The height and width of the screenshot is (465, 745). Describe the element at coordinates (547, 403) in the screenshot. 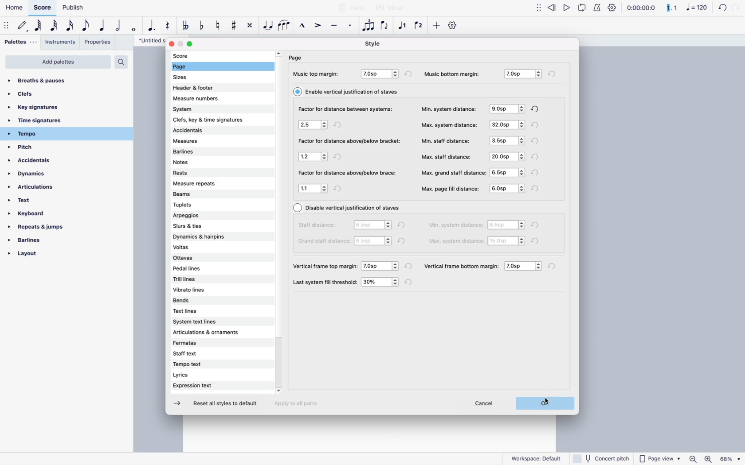

I see `ok` at that location.